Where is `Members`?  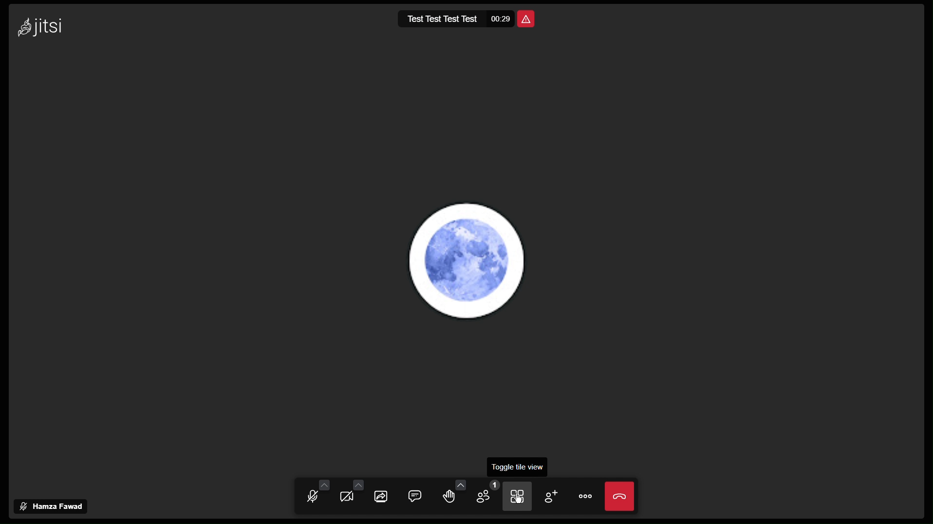
Members is located at coordinates (485, 497).